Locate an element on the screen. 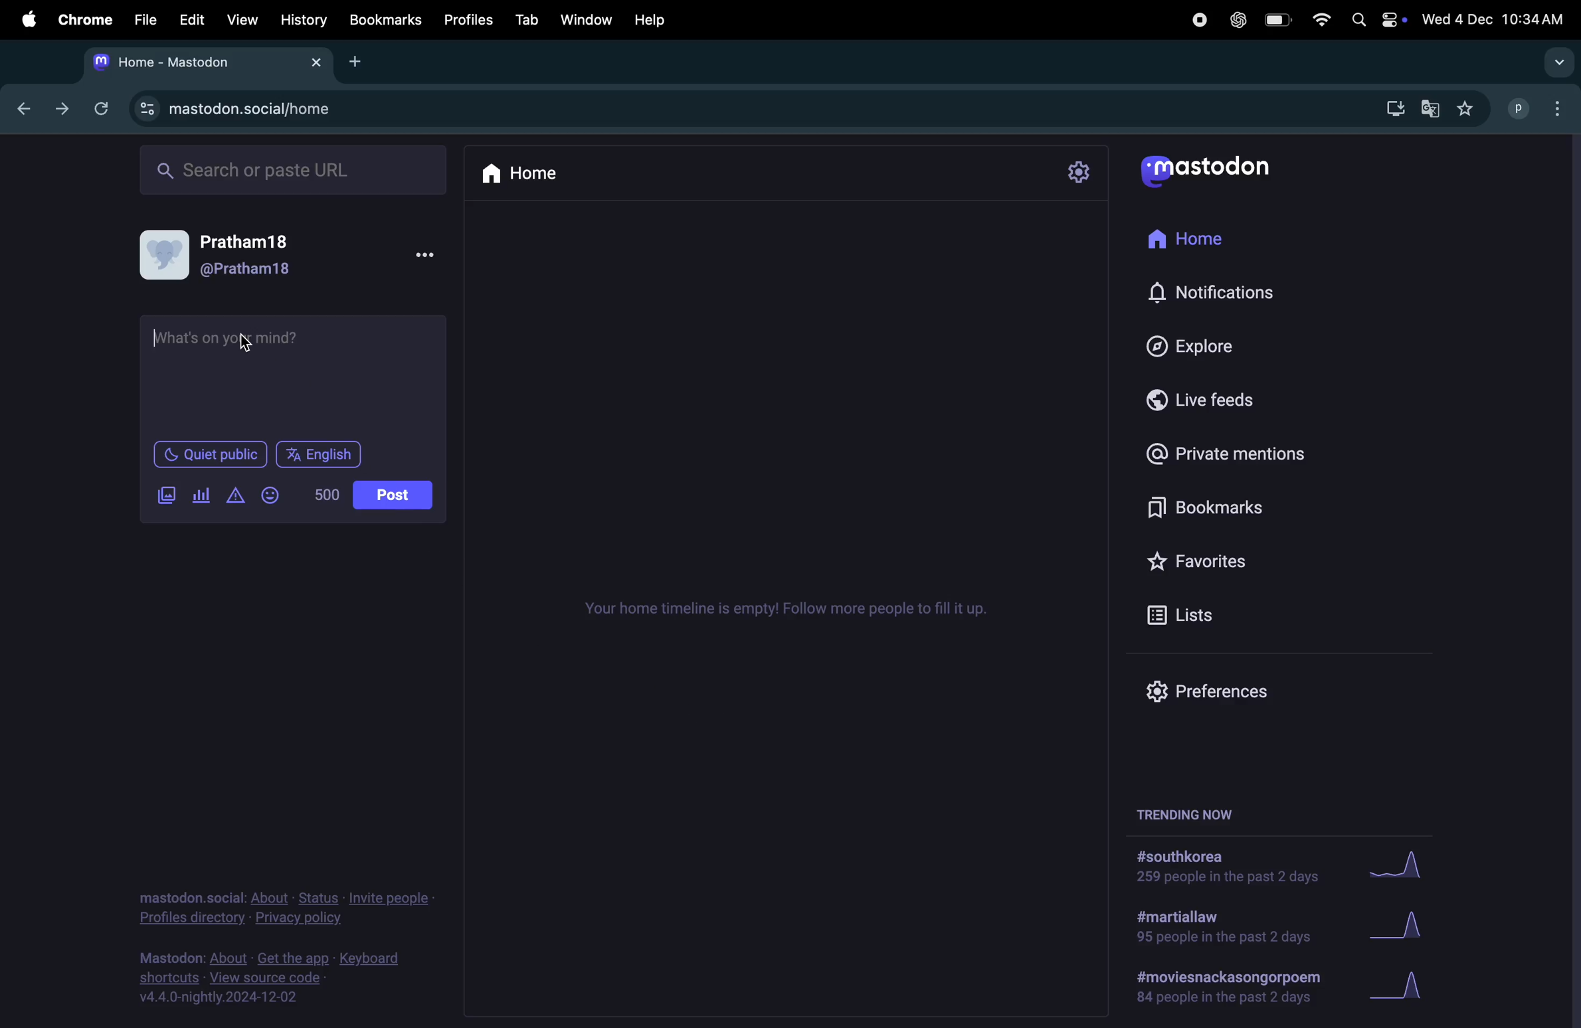 This screenshot has width=1581, height=1028. Graph is located at coordinates (1408, 926).